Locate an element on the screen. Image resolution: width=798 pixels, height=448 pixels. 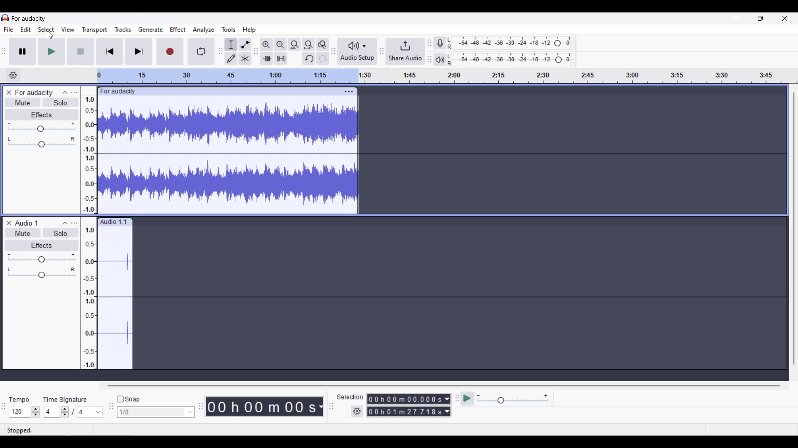
audio 1.1 is located at coordinates (115, 222).